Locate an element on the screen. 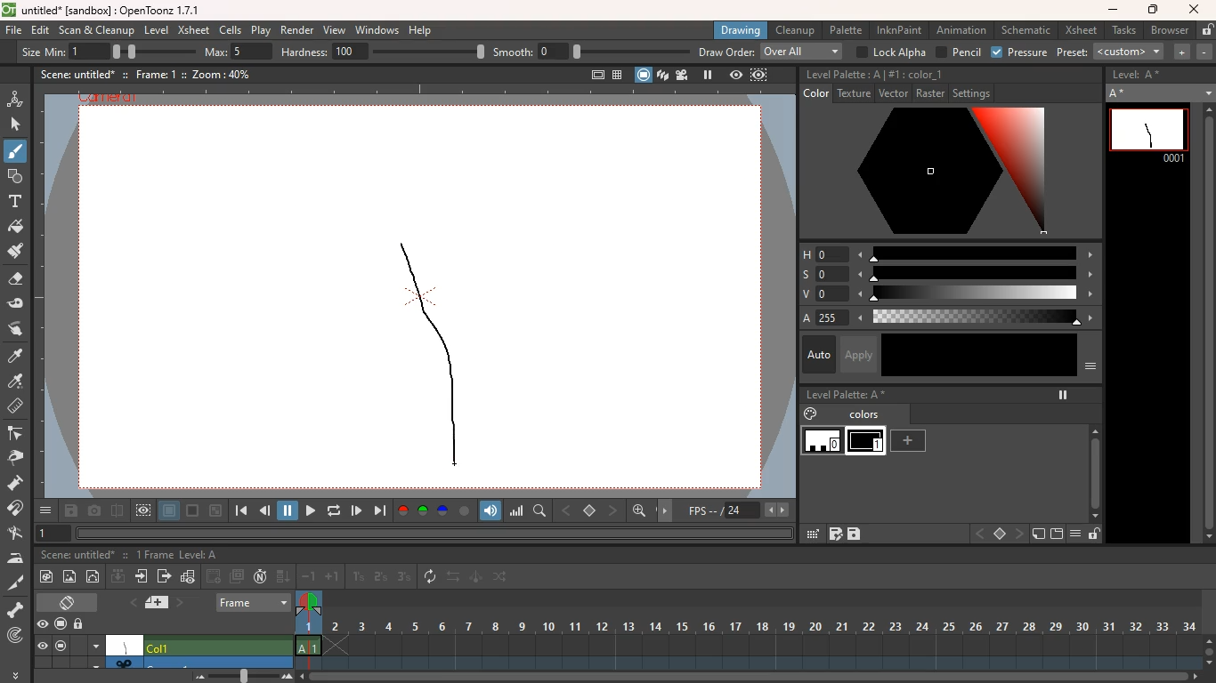 Image resolution: width=1216 pixels, height=683 pixels. edit is located at coordinates (20, 304).